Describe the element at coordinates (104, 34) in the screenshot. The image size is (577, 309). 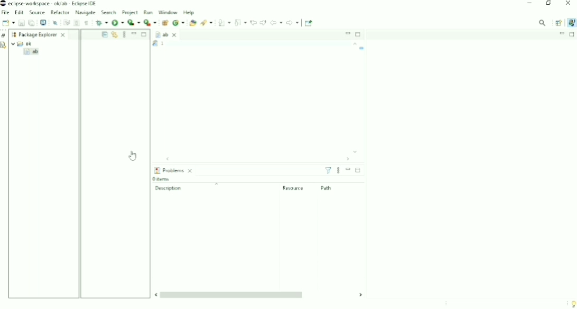
I see `Collapse All` at that location.